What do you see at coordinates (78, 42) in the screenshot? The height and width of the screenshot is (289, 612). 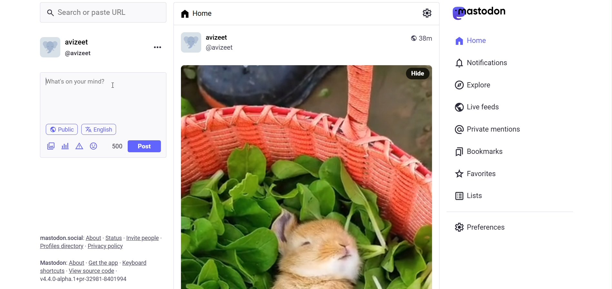 I see `avizeet` at bounding box center [78, 42].